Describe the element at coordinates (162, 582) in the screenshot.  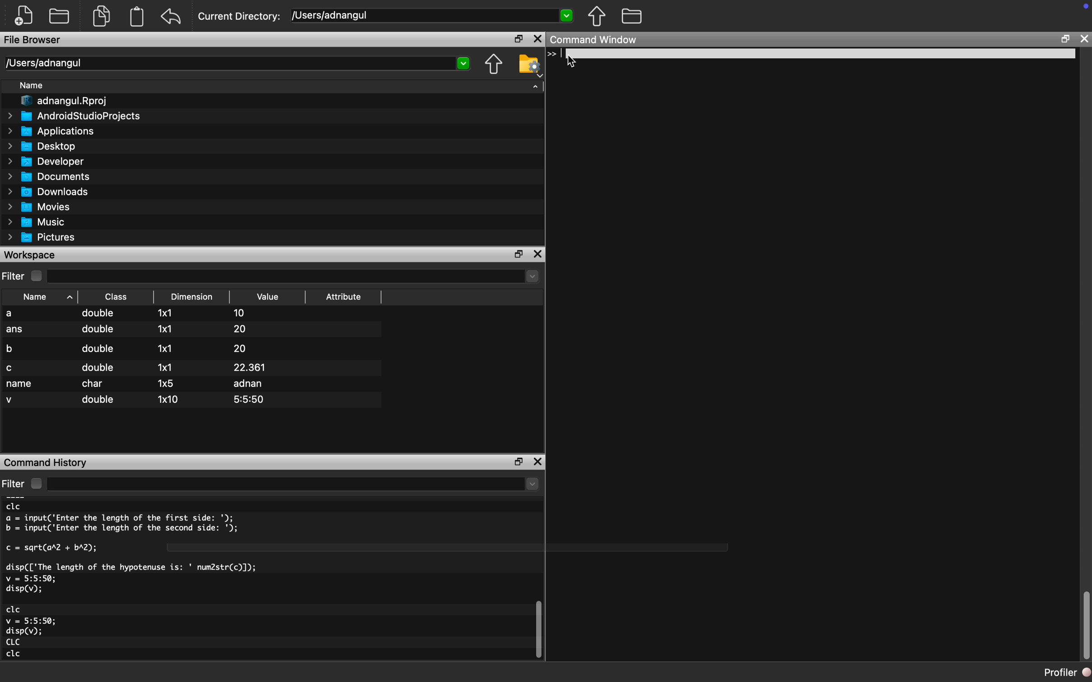
I see `clc

a = input('Enter the length of the first side: ');
b = input('Enter the length of the second side: ');
c = sqrt(ar2 + bA2);

disp(['The length of the hypotenuse is: ' num2str(c)]);
v = 5:5:50;

disp(v);

clc

v = 5:5:50;

disp(v);

CLC

clc` at that location.